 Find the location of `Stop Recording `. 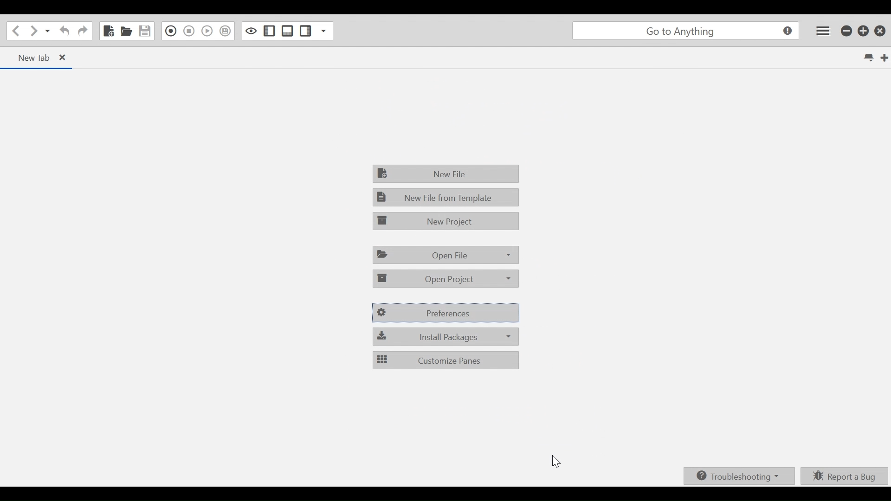

Stop Recording  is located at coordinates (189, 32).